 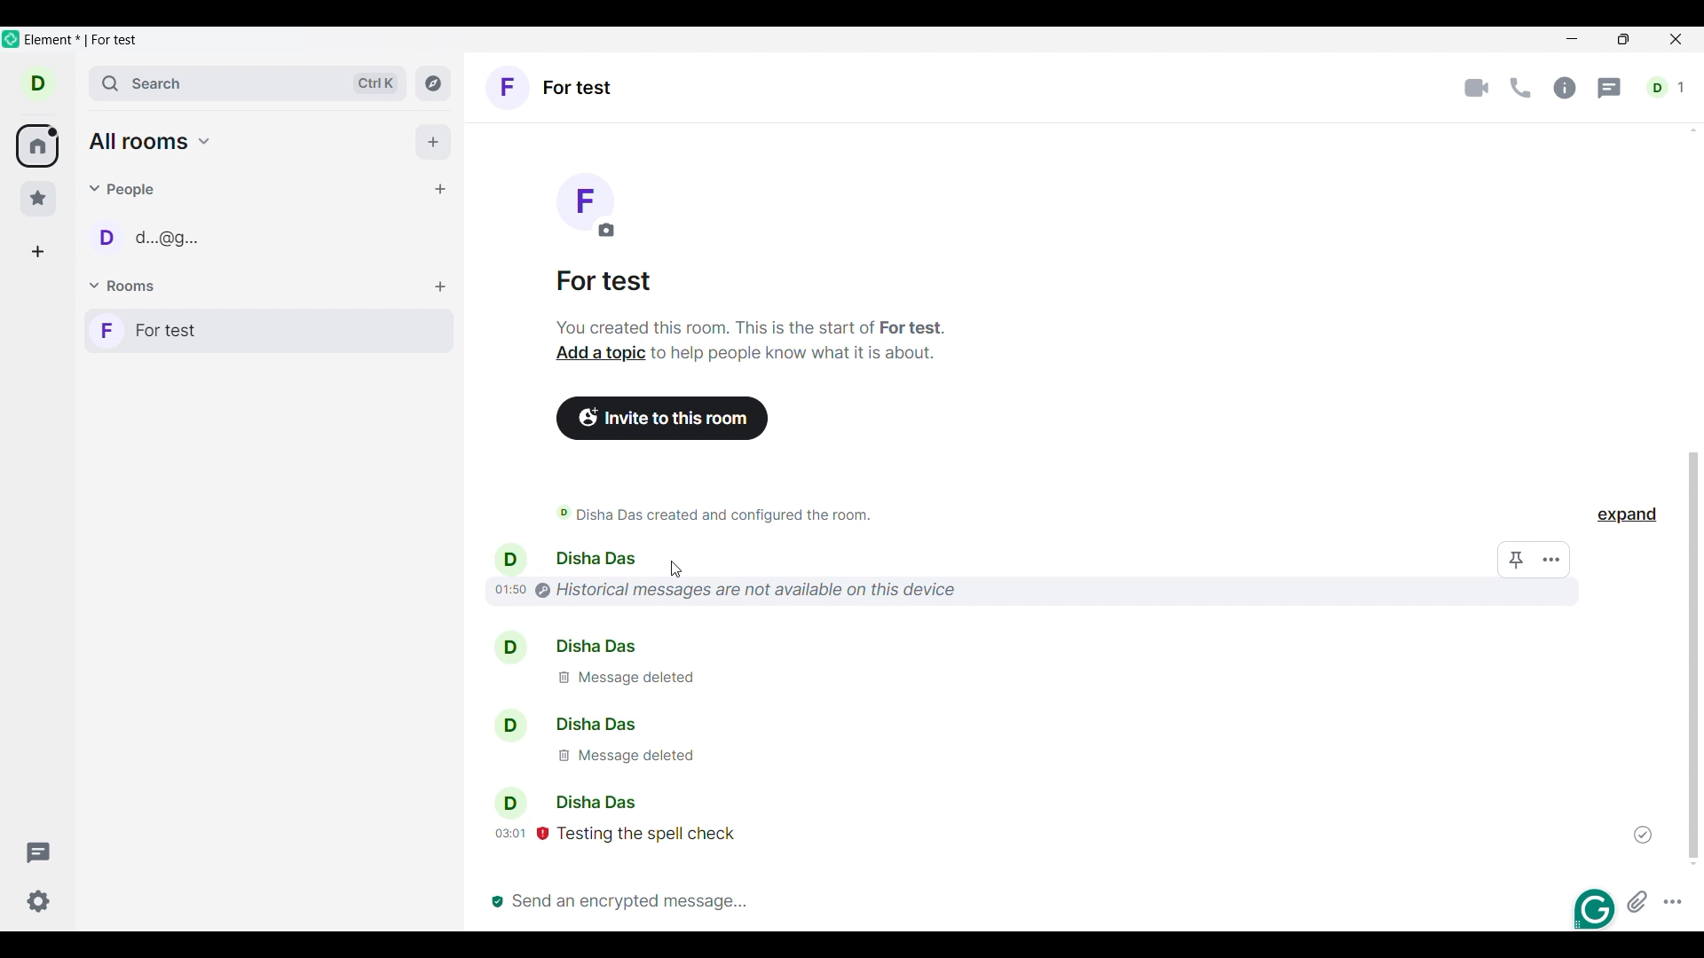 I want to click on message deleted, so click(x=646, y=681).